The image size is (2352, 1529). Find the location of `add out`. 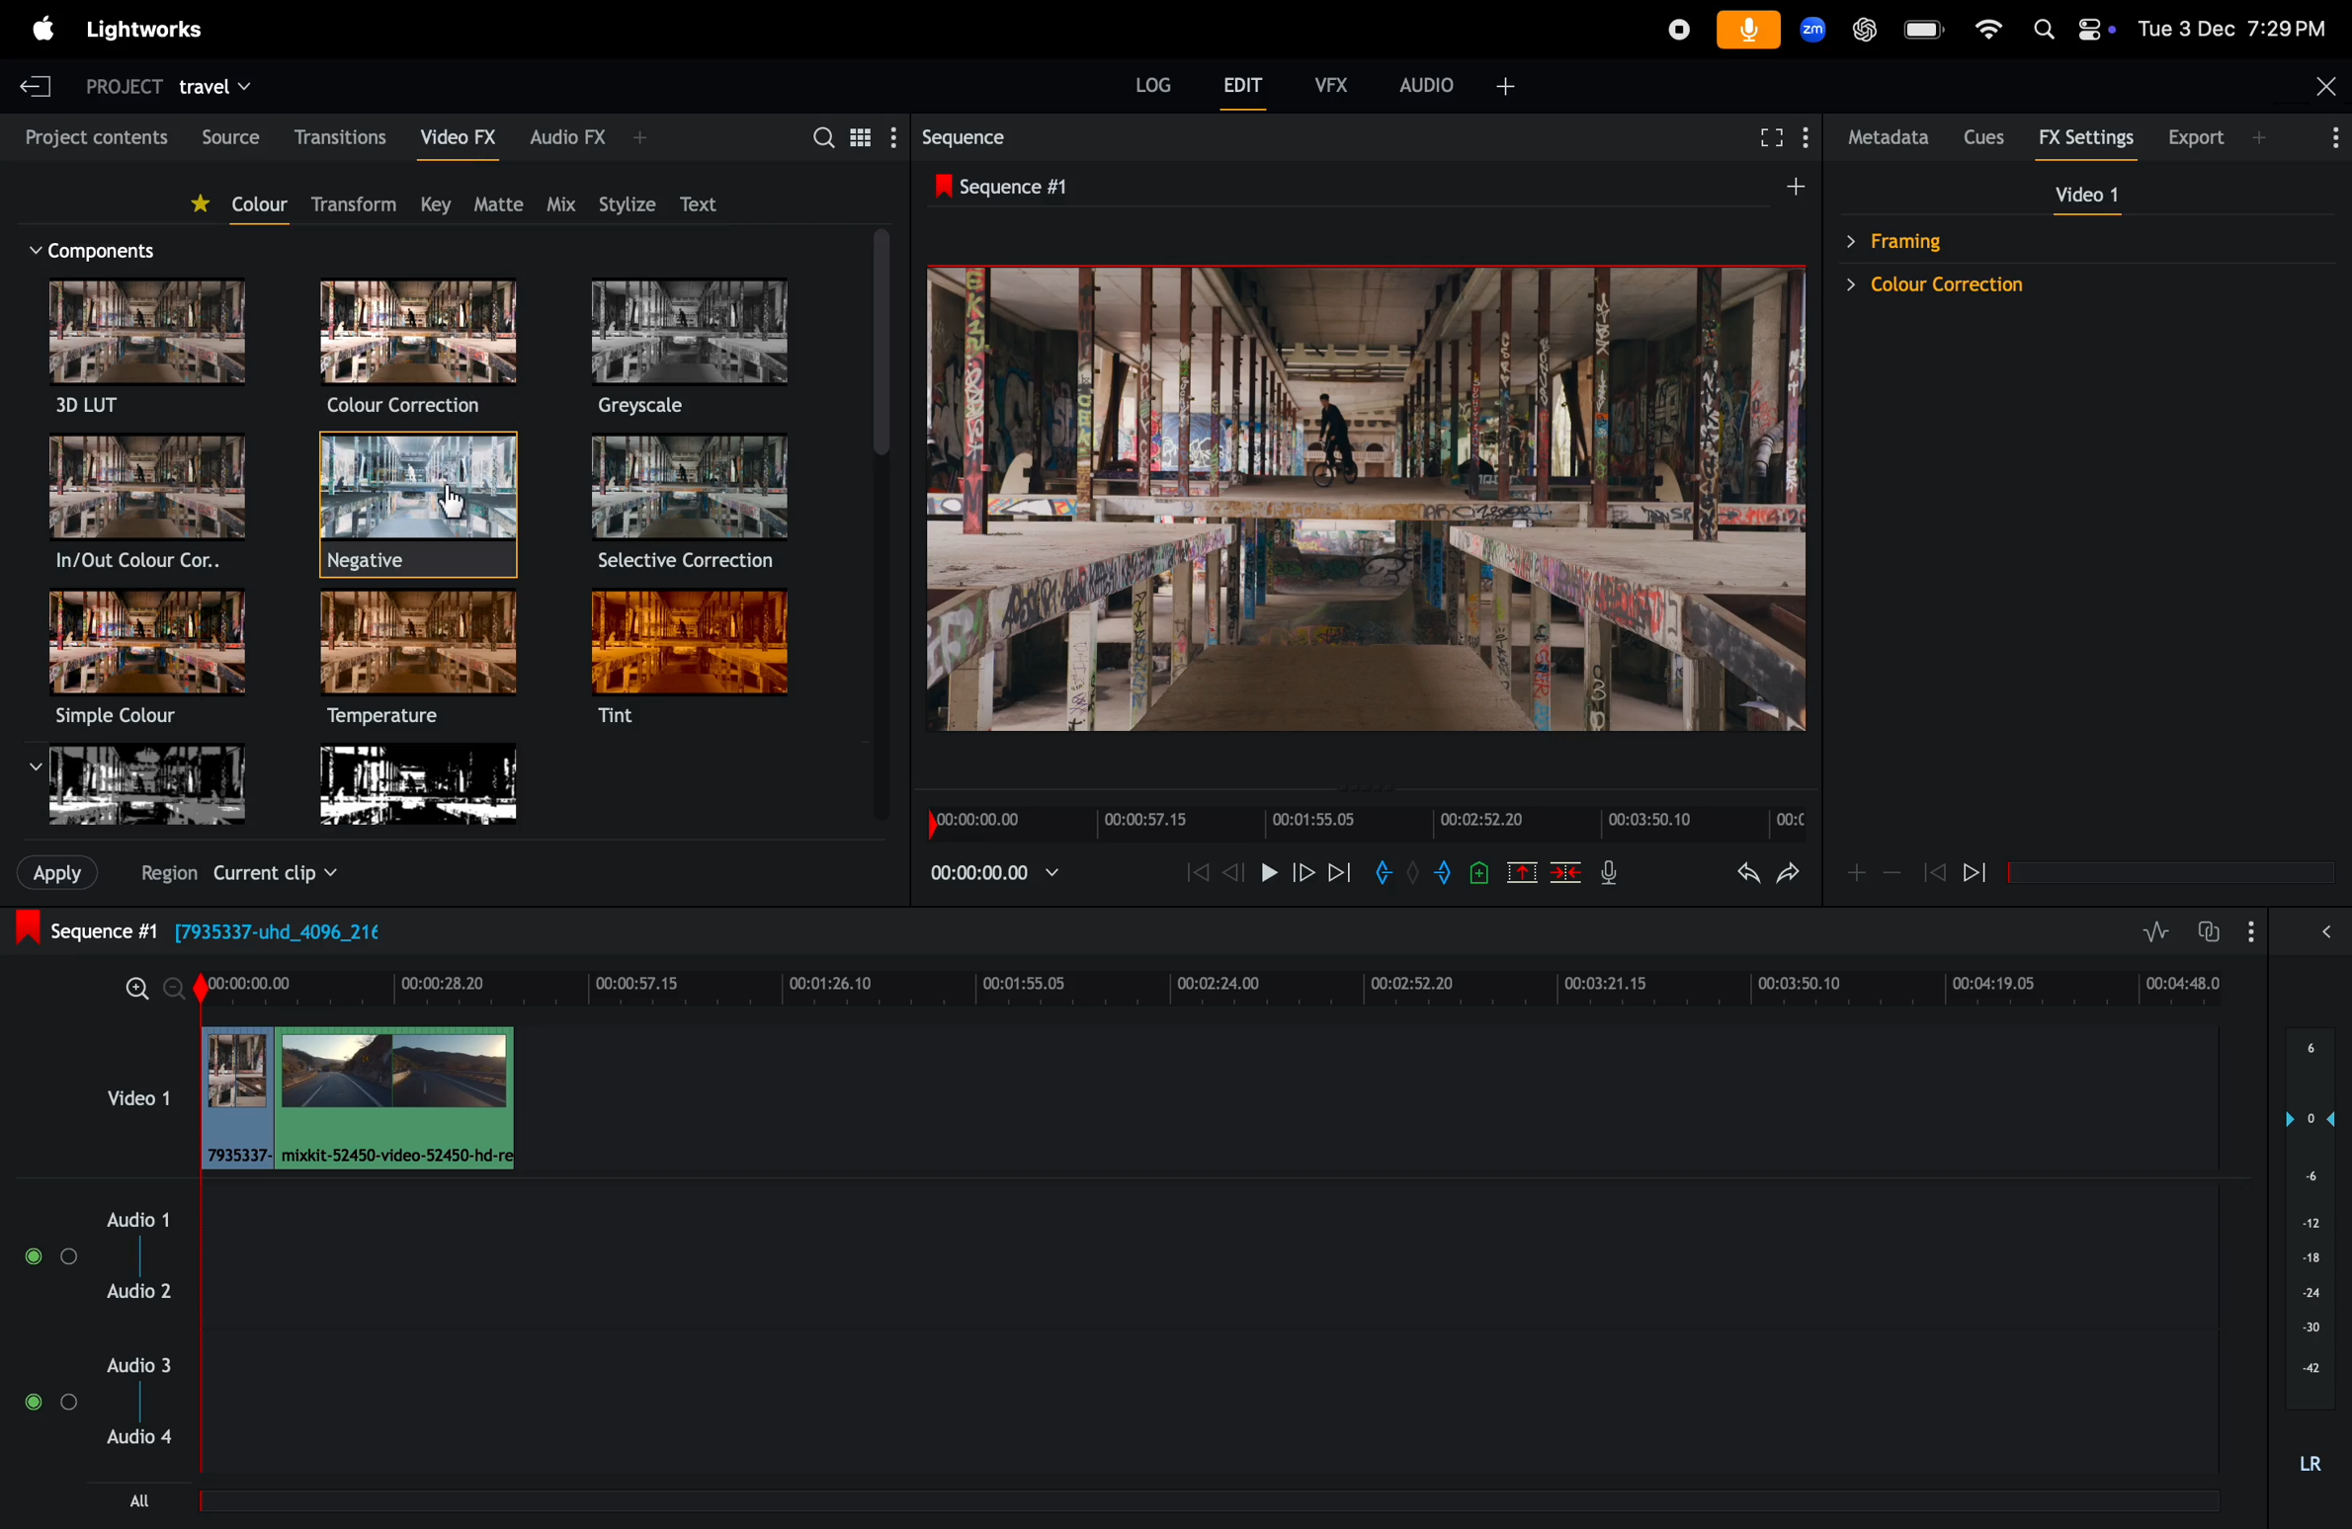

add out is located at coordinates (1431, 875).